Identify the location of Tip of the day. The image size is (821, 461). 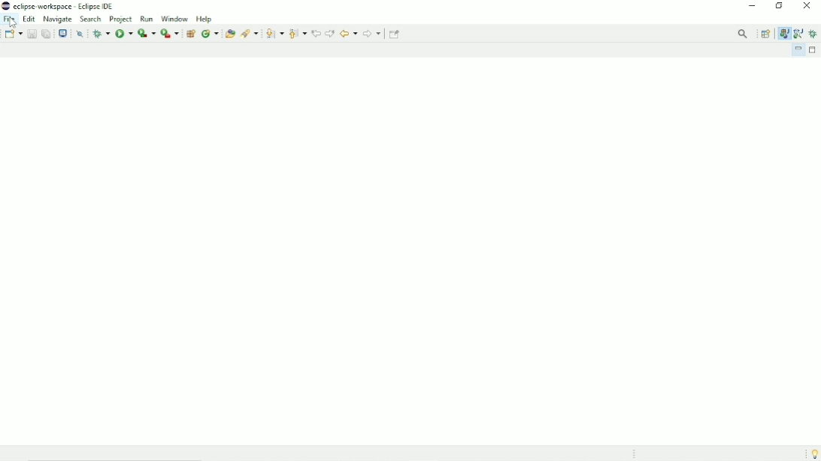
(810, 453).